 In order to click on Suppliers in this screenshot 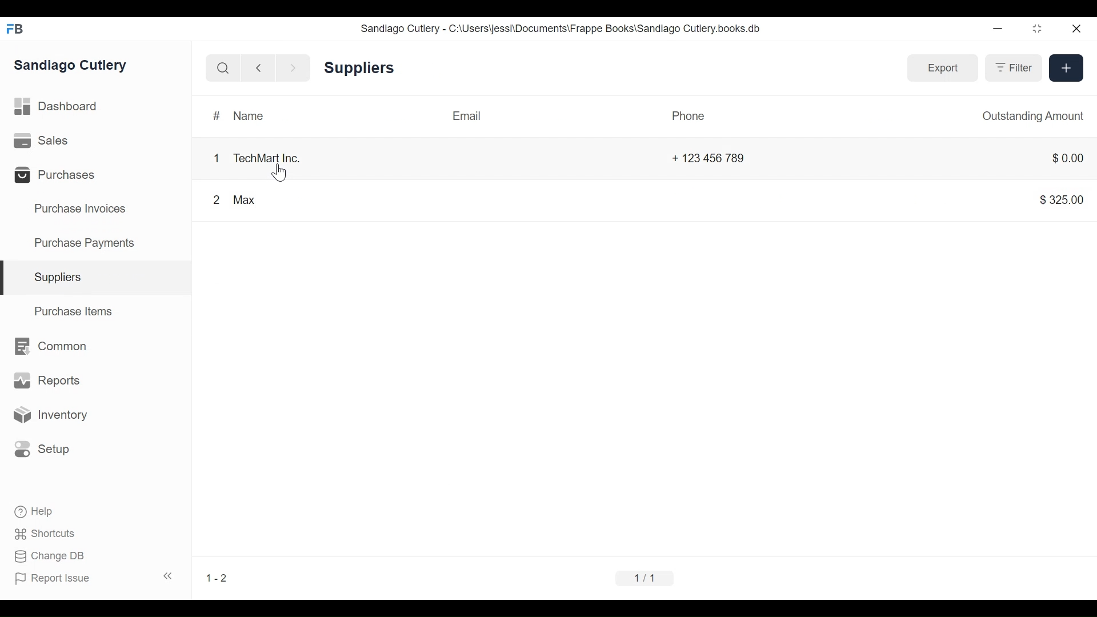, I will do `click(363, 70)`.